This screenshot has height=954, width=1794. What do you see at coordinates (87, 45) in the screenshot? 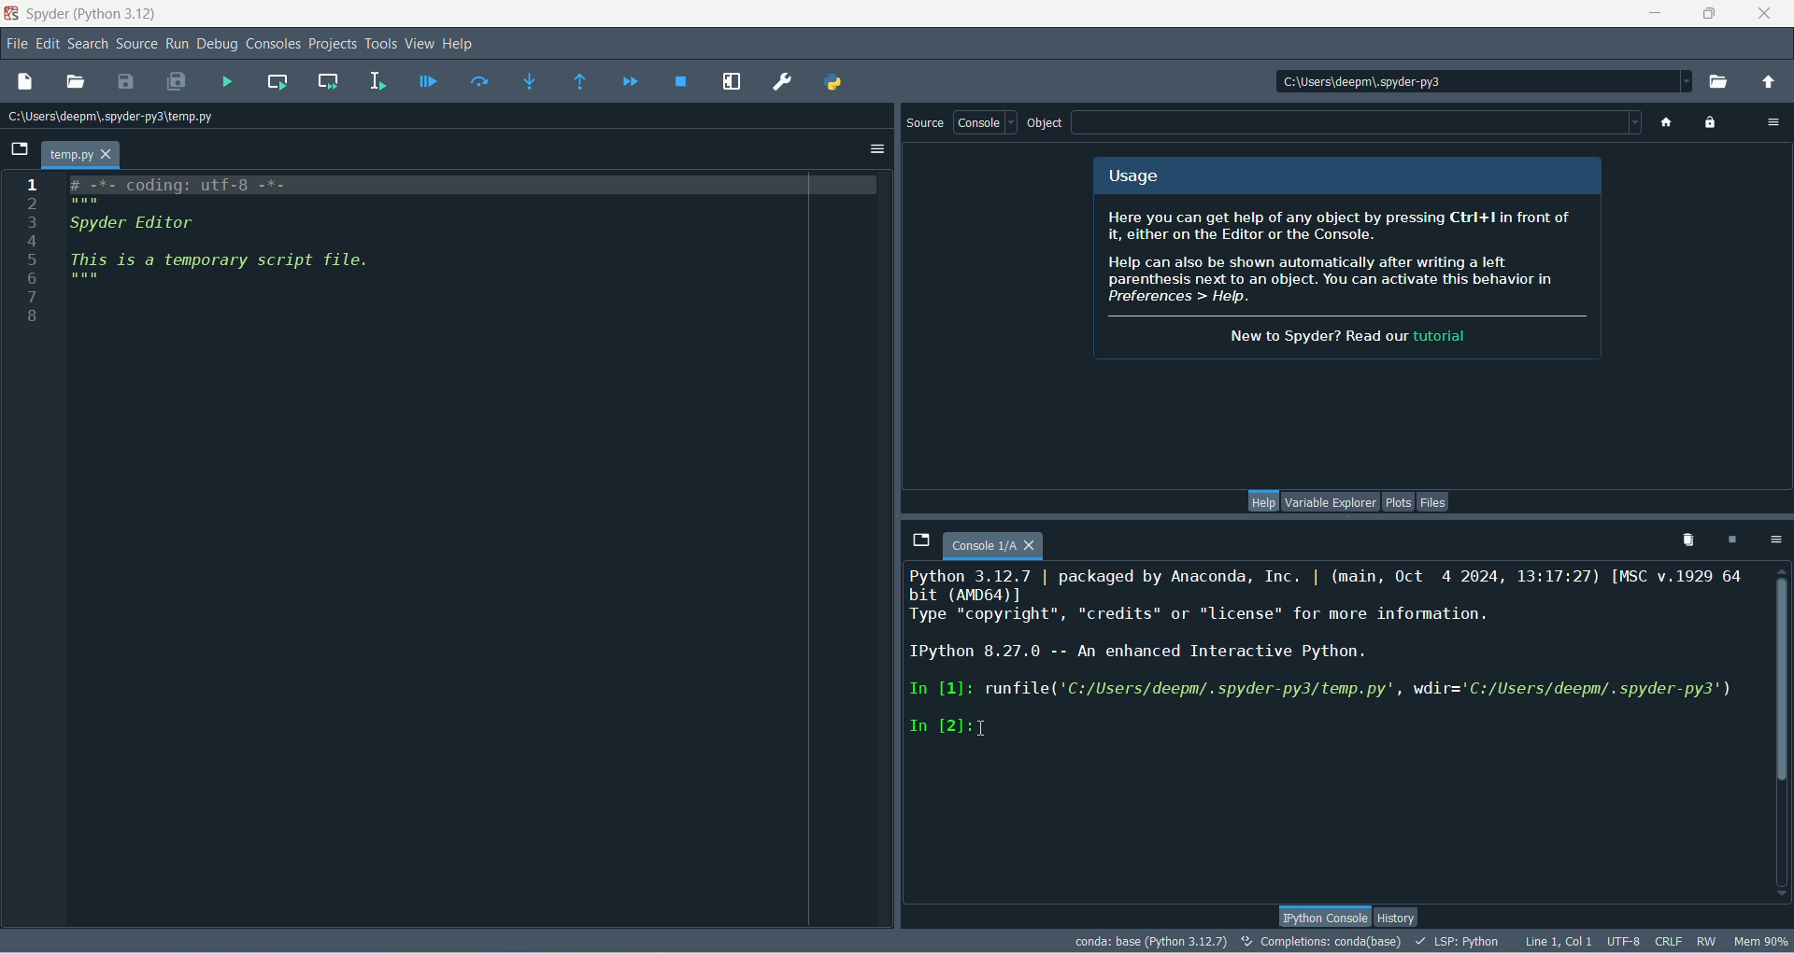
I see `search` at bounding box center [87, 45].